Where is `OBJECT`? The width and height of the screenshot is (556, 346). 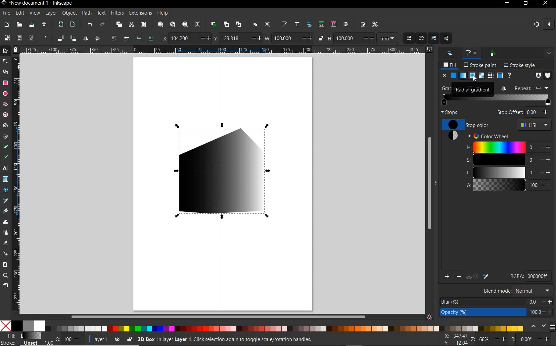 OBJECT is located at coordinates (70, 13).